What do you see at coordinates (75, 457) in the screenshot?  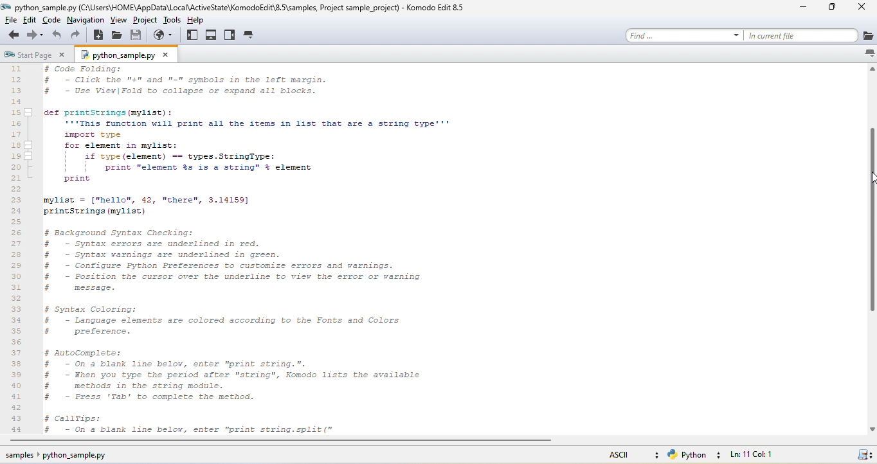 I see `sample python` at bounding box center [75, 457].